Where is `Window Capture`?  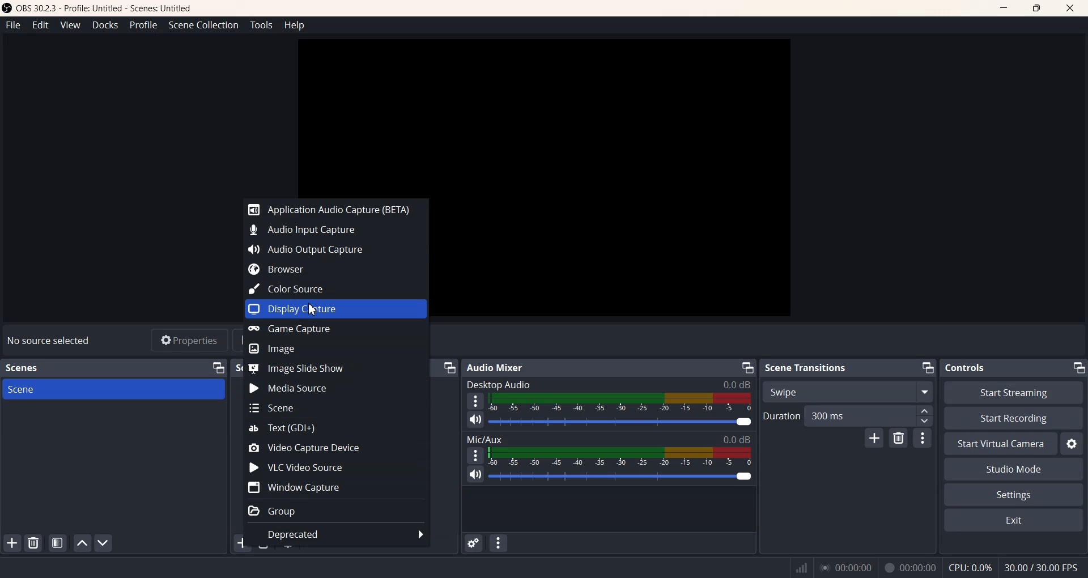 Window Capture is located at coordinates (336, 486).